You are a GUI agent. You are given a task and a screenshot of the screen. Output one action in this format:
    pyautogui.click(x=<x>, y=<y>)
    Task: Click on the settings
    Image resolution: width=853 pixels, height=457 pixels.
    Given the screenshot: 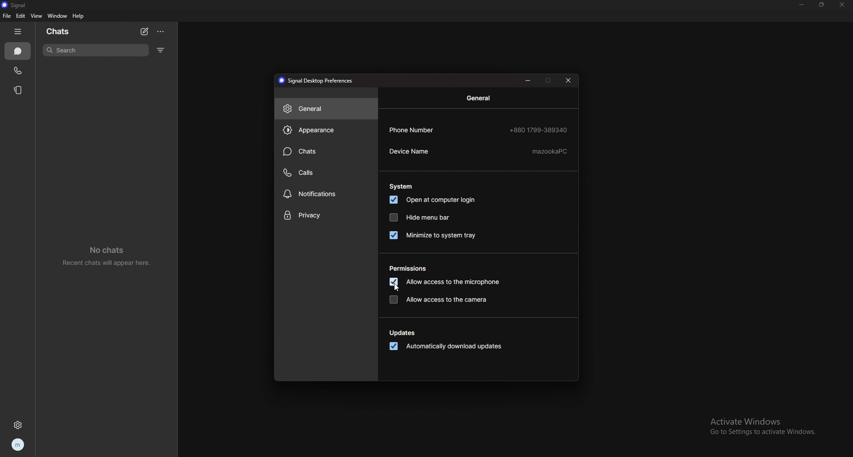 What is the action you would take?
    pyautogui.click(x=17, y=426)
    